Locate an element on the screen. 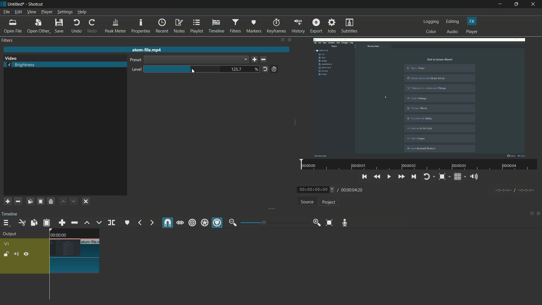 The width and height of the screenshot is (542, 305). edit menu is located at coordinates (18, 12).